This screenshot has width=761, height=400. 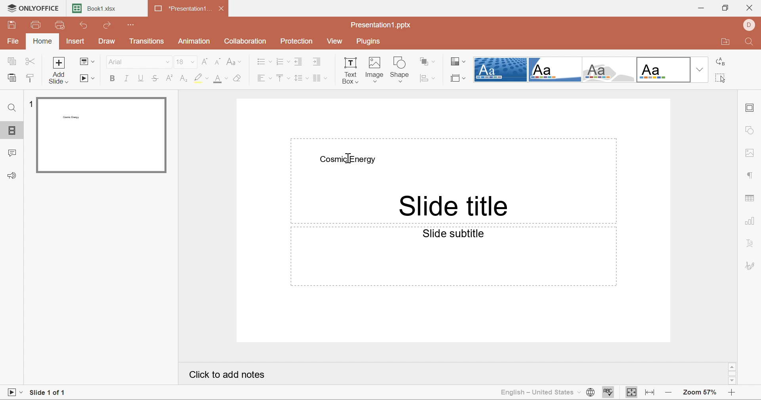 What do you see at coordinates (11, 154) in the screenshot?
I see `Comments` at bounding box center [11, 154].